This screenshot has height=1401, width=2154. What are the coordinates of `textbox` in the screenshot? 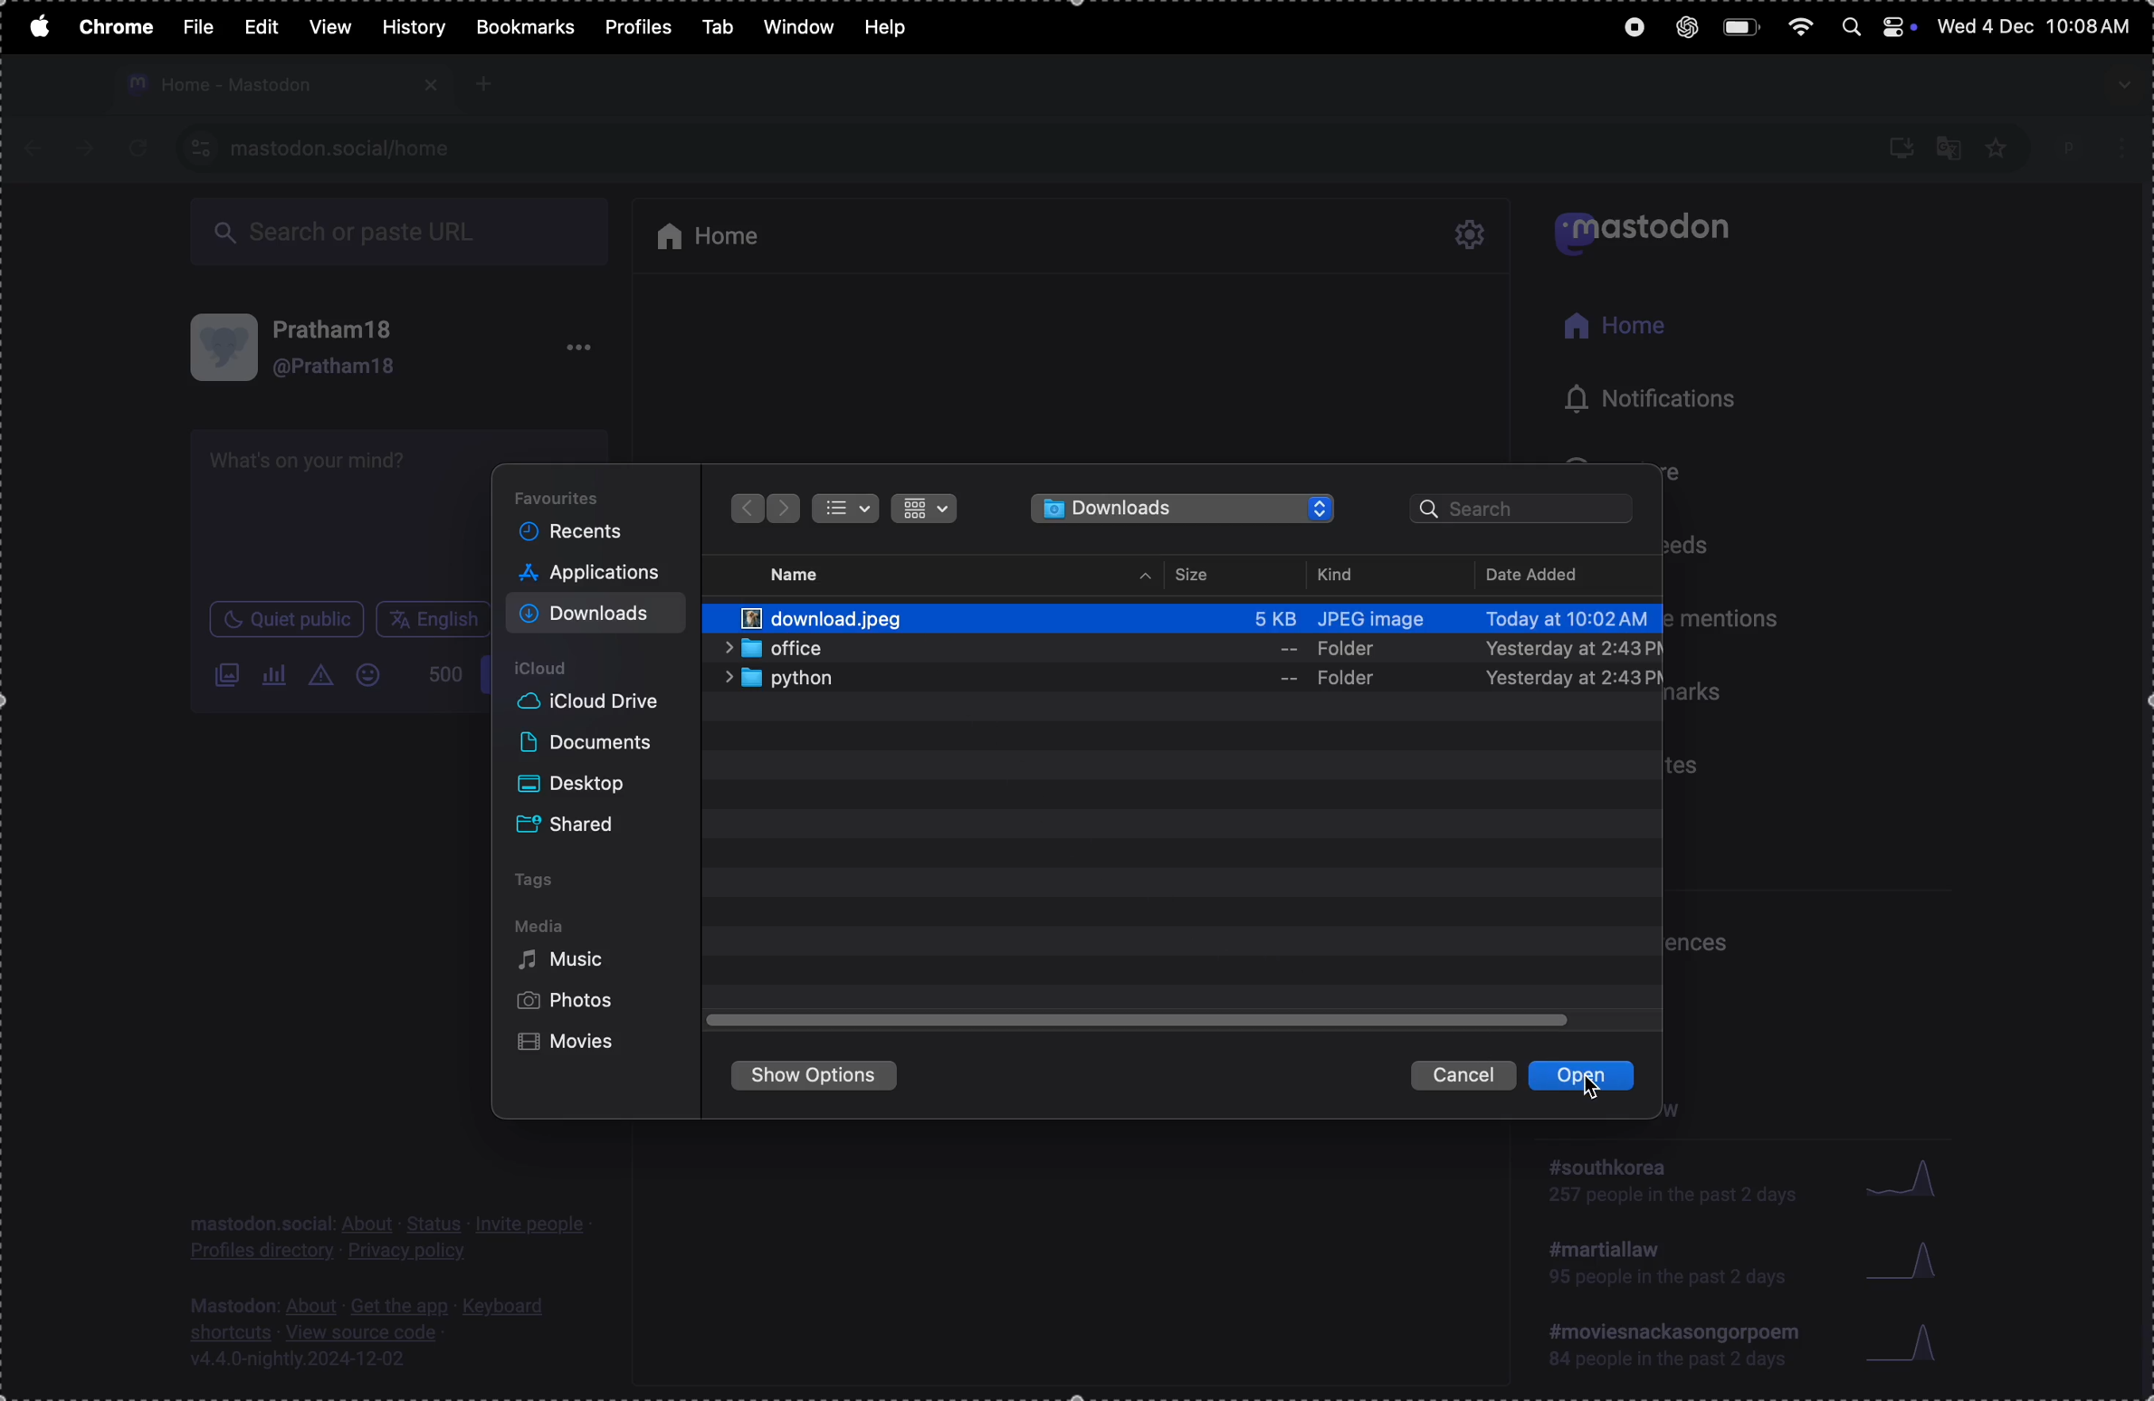 It's located at (341, 515).